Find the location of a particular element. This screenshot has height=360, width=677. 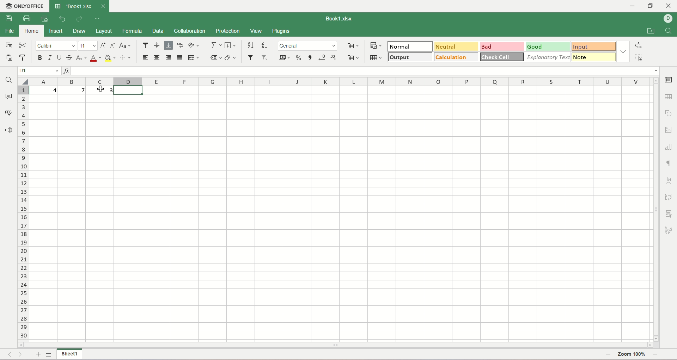

insert is located at coordinates (57, 31).